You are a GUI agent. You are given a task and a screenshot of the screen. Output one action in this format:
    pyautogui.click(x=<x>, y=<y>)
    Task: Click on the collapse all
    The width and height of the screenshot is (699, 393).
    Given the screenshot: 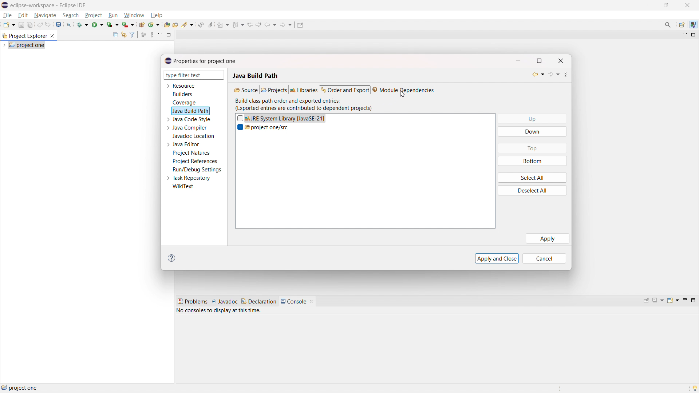 What is the action you would take?
    pyautogui.click(x=115, y=35)
    